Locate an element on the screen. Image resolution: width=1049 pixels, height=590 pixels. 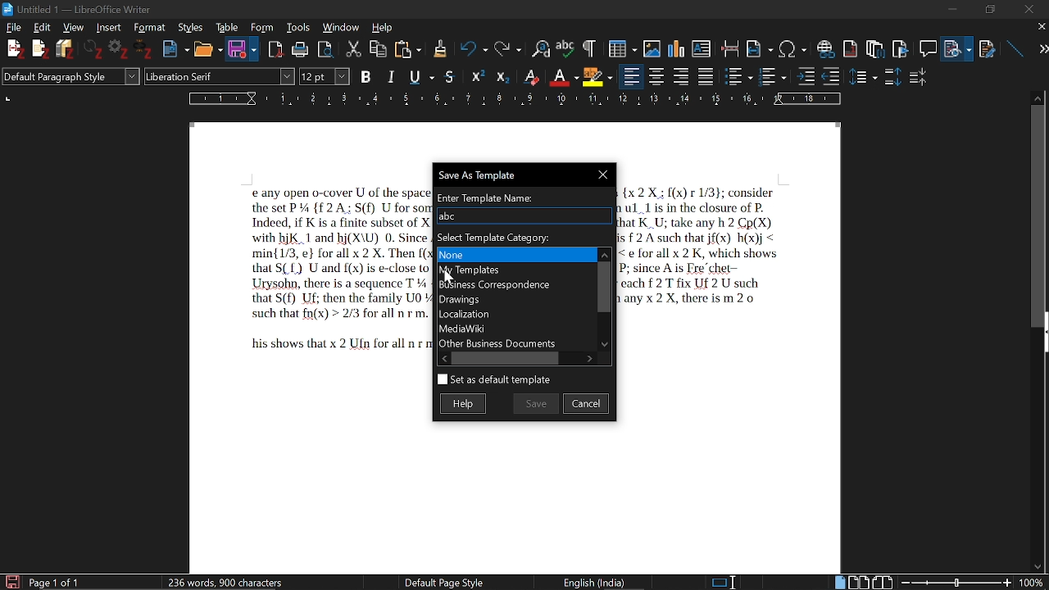
Move up is located at coordinates (604, 252).